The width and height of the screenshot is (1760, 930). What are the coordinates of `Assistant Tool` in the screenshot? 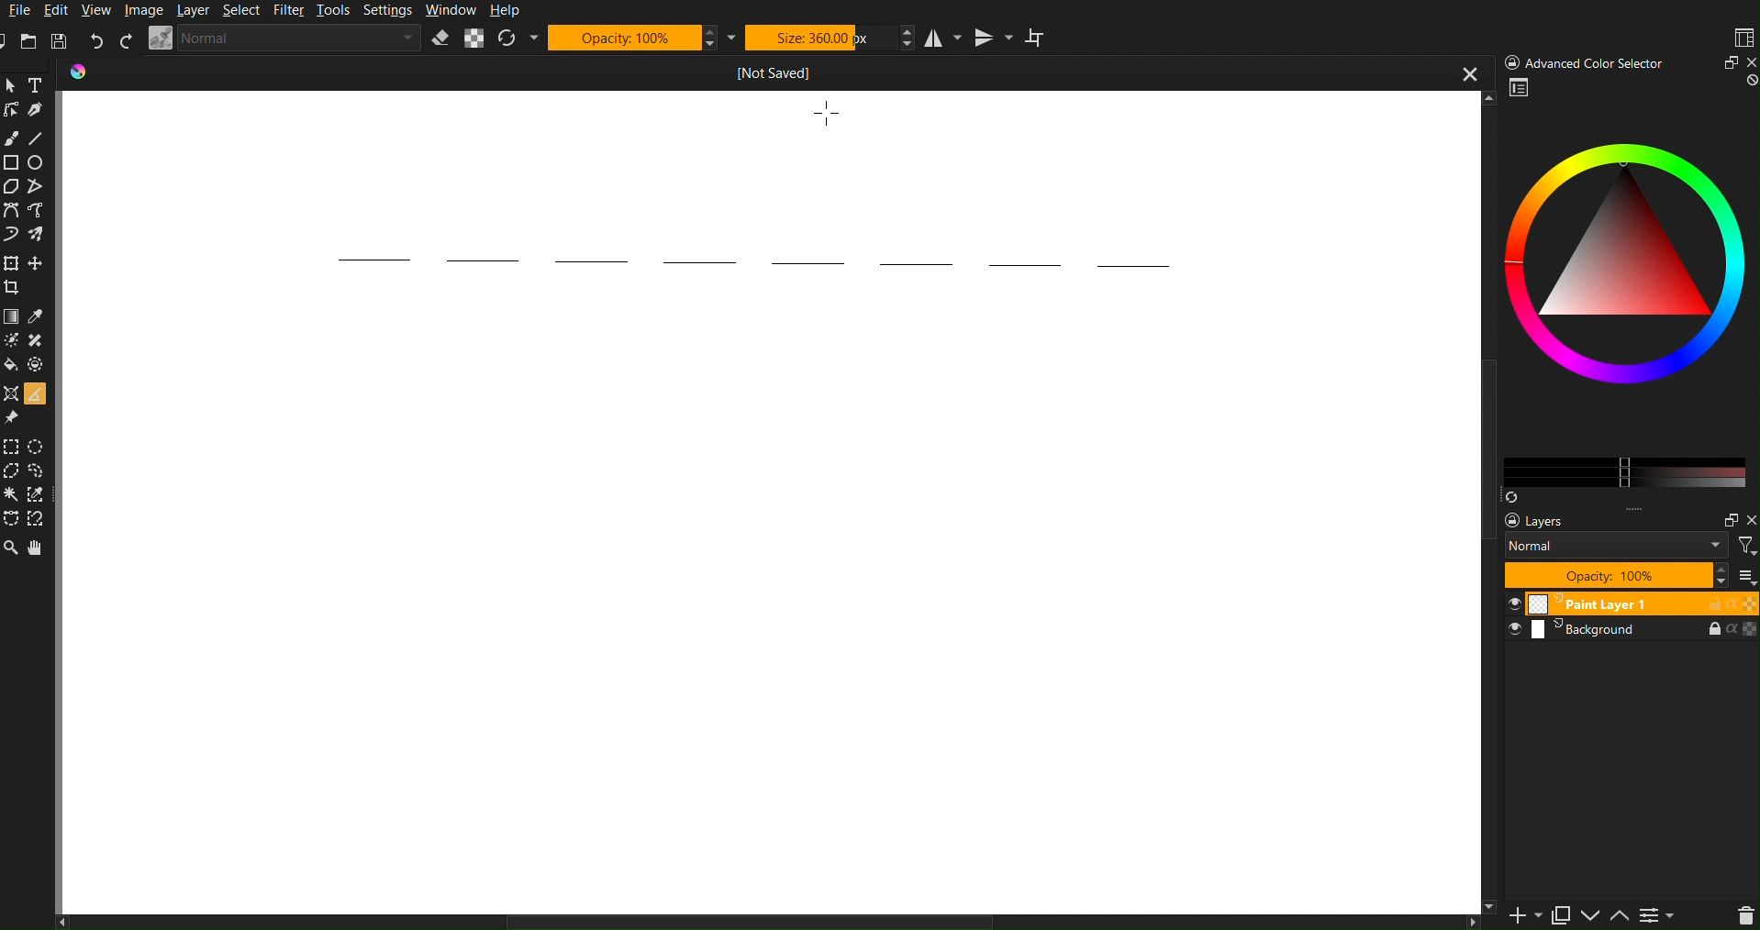 It's located at (11, 392).